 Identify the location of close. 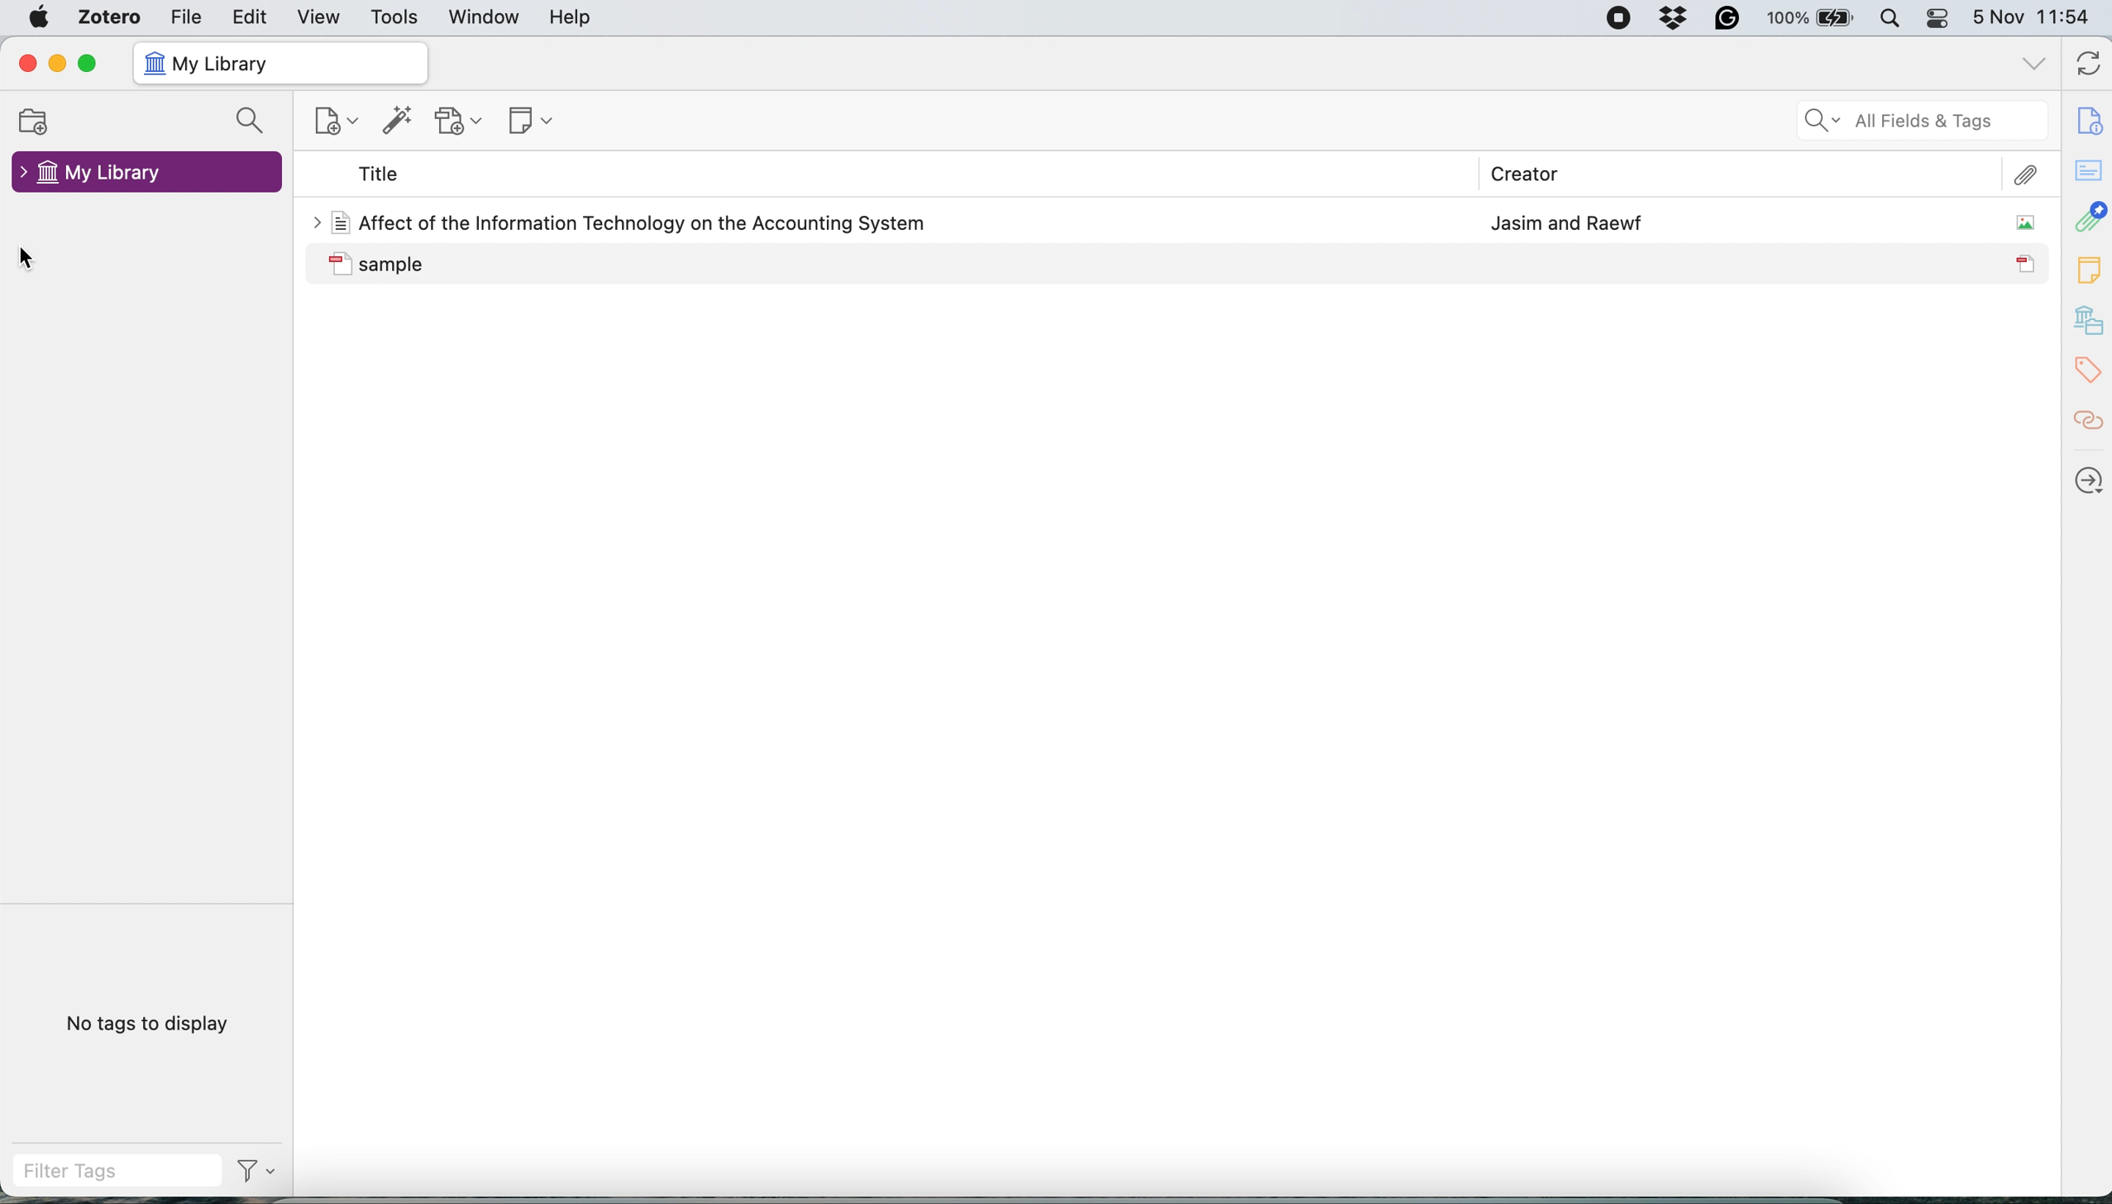
(23, 65).